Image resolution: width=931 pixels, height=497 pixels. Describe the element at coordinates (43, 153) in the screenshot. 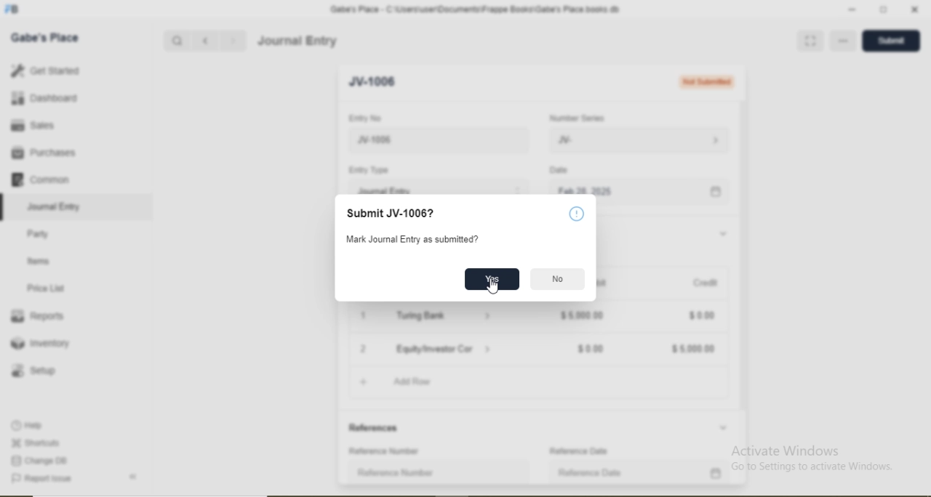

I see `Purchases` at that location.